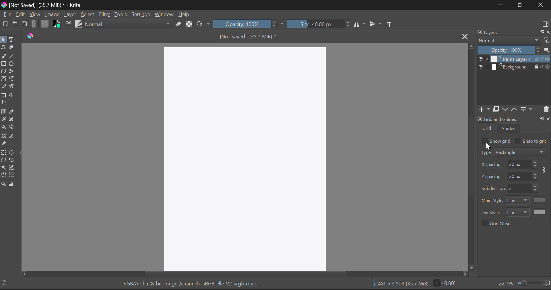 The height and width of the screenshot is (290, 551). I want to click on Line, so click(12, 57).